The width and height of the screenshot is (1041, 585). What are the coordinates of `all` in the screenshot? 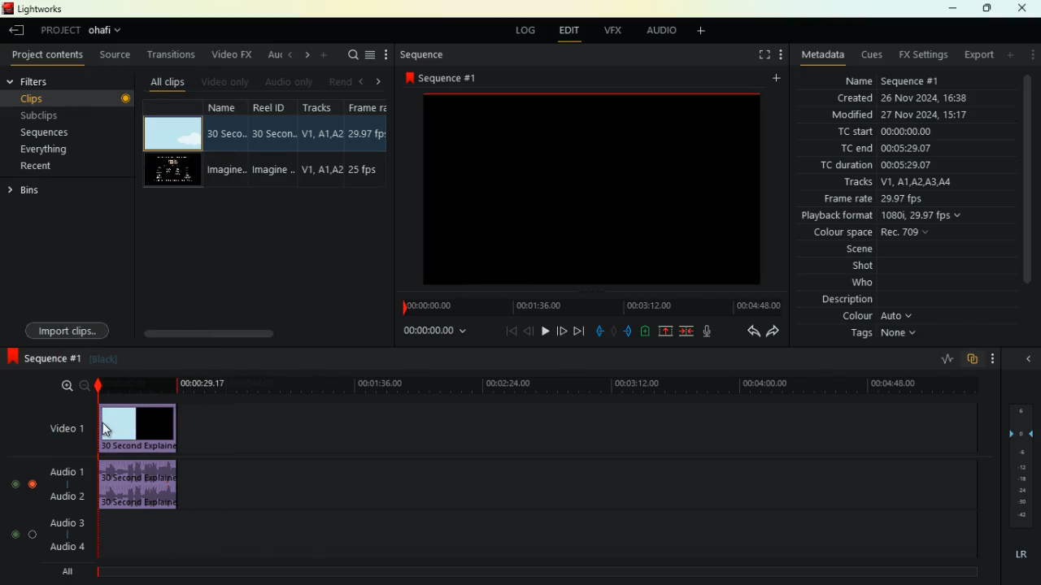 It's located at (70, 574).